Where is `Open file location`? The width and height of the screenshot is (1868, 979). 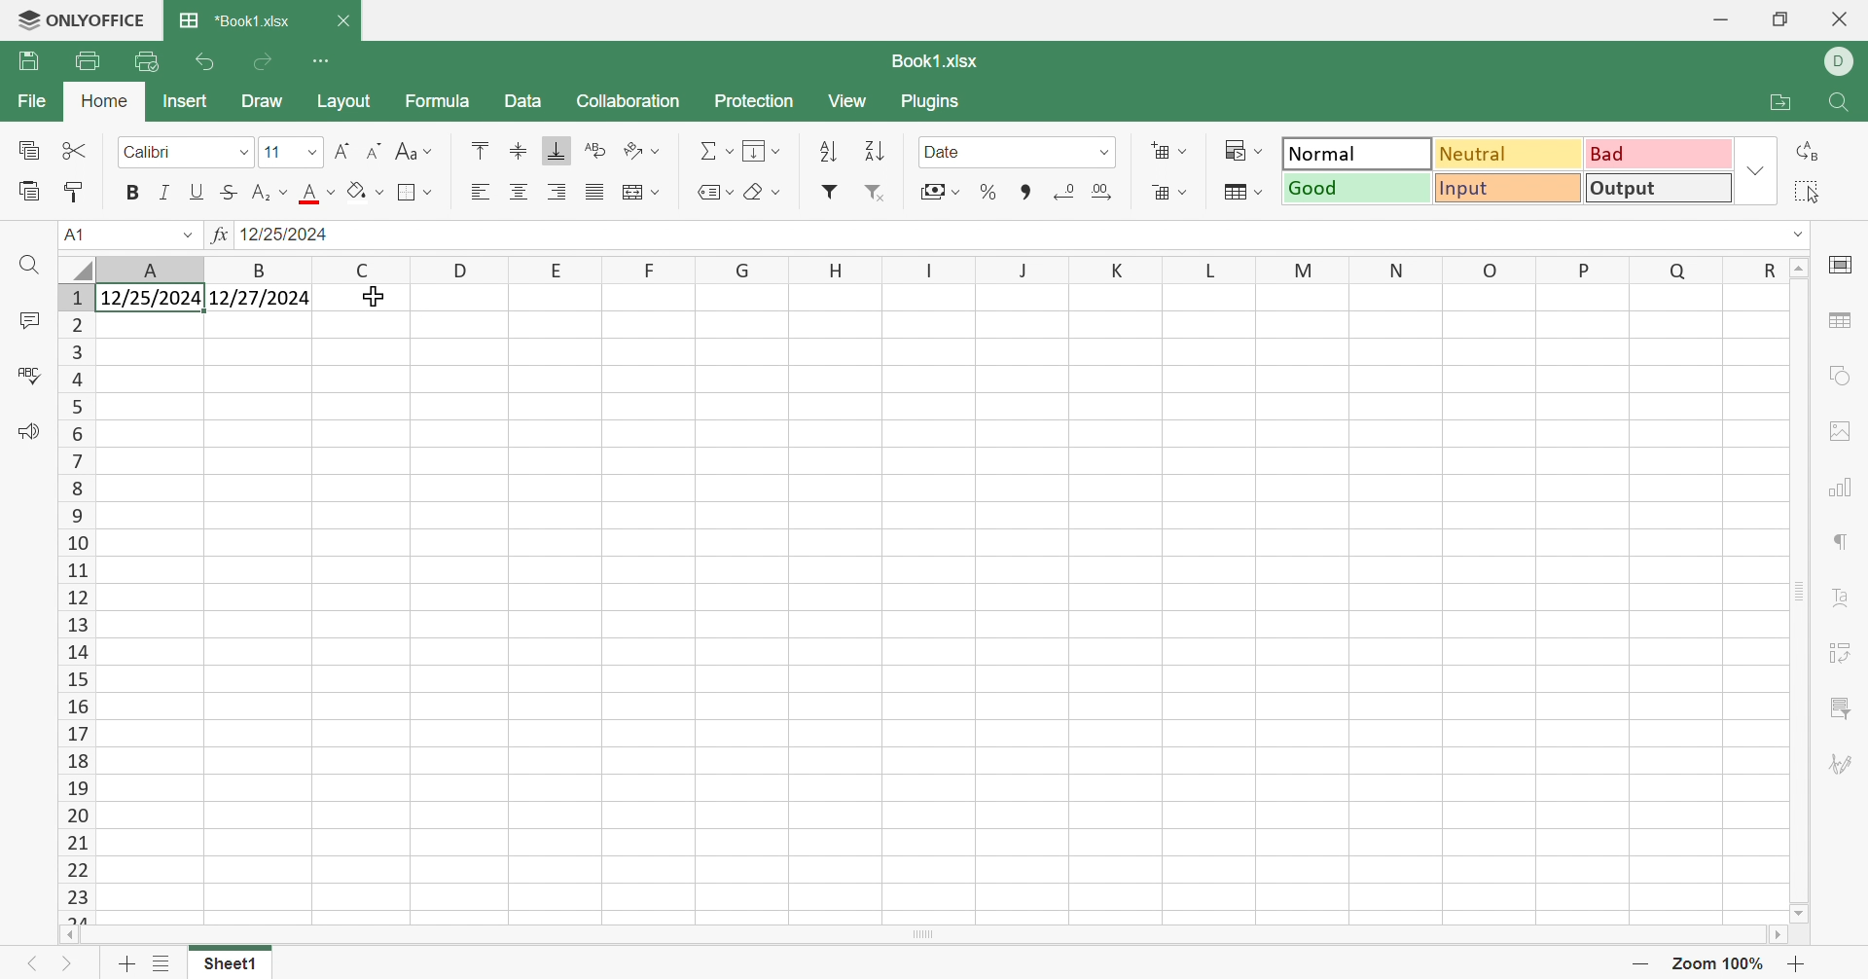
Open file location is located at coordinates (1782, 103).